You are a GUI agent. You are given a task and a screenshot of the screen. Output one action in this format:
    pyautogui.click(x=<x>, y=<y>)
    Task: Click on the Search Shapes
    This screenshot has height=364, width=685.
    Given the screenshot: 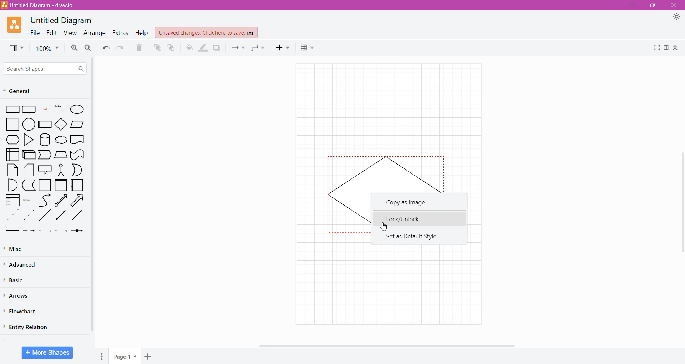 What is the action you would take?
    pyautogui.click(x=45, y=69)
    